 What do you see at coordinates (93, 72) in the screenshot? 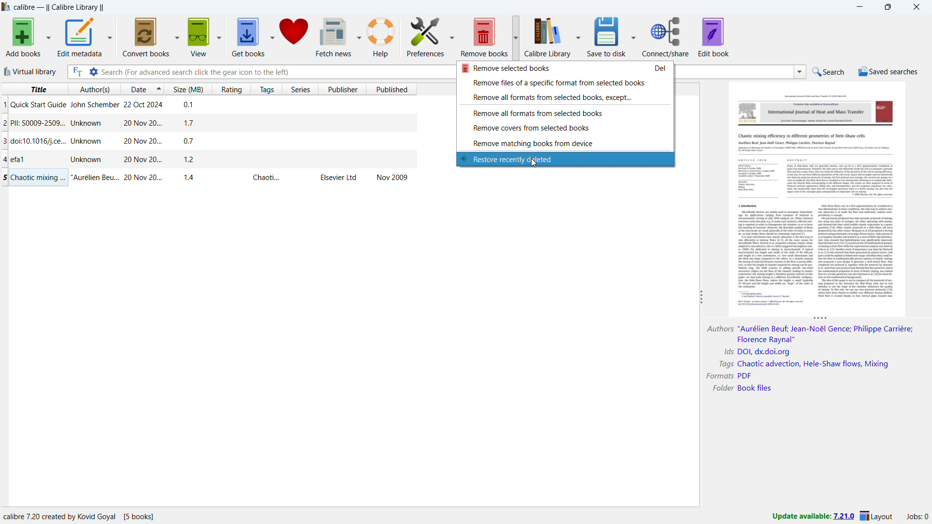
I see `advanced search` at bounding box center [93, 72].